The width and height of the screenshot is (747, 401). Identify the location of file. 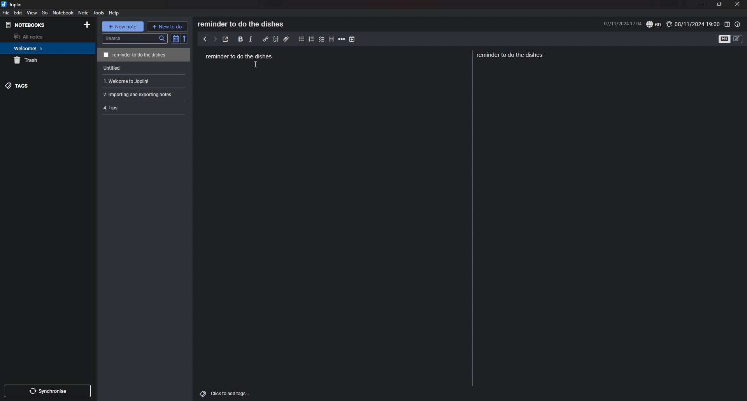
(6, 13).